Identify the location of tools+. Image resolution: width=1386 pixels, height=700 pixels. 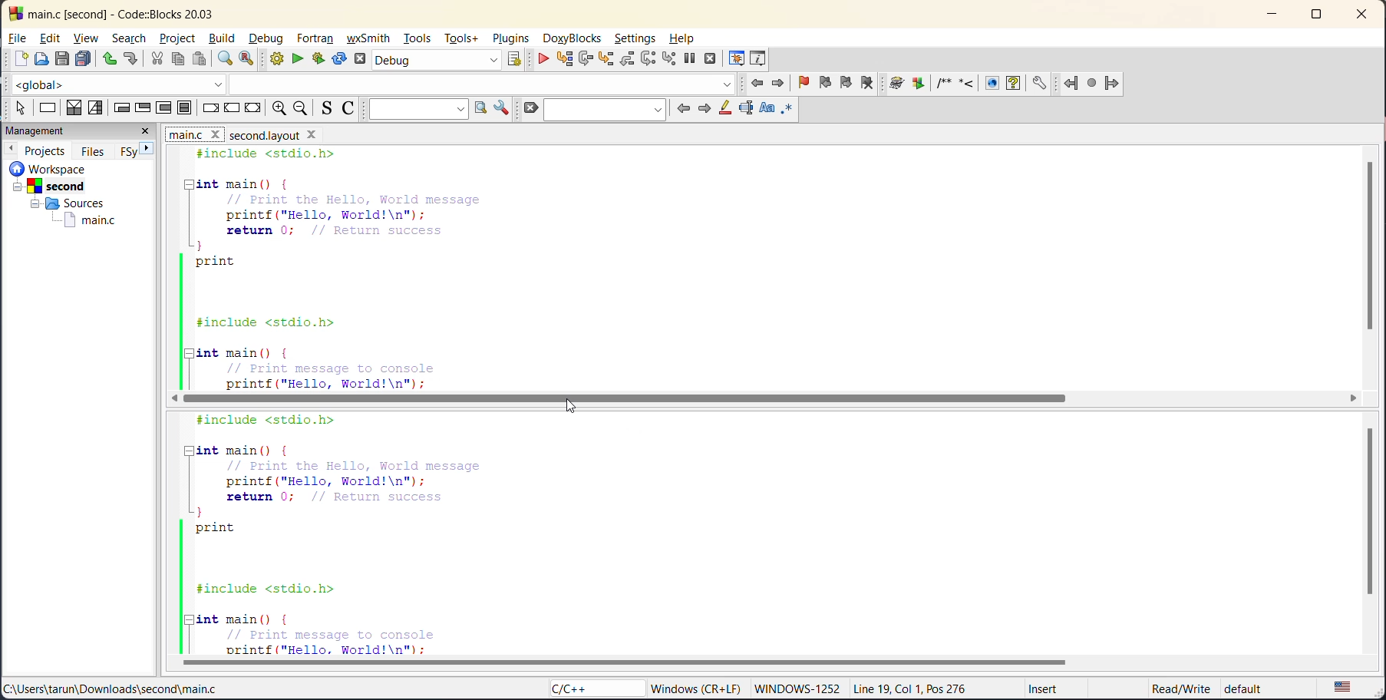
(464, 38).